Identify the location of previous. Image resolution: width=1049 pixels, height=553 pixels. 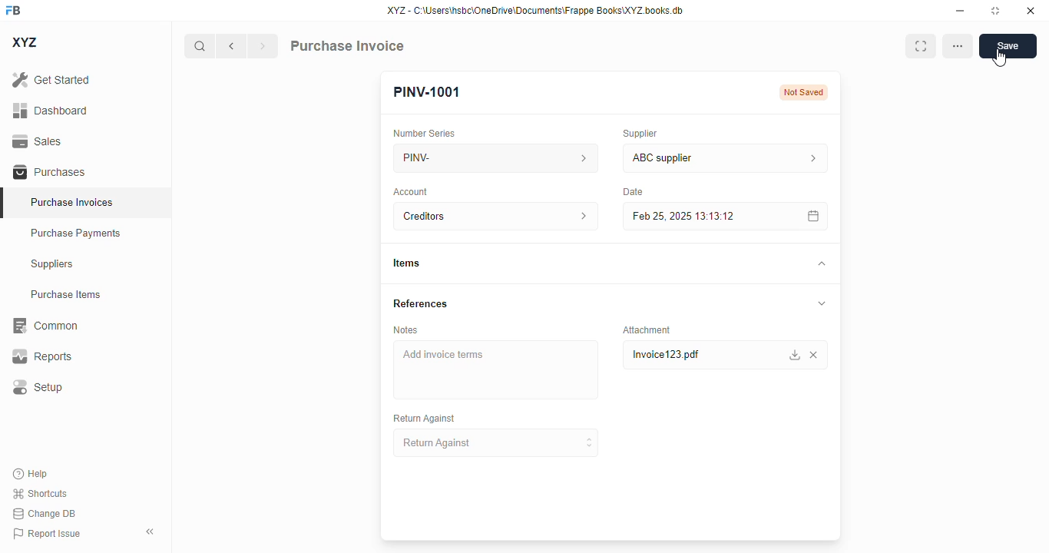
(231, 46).